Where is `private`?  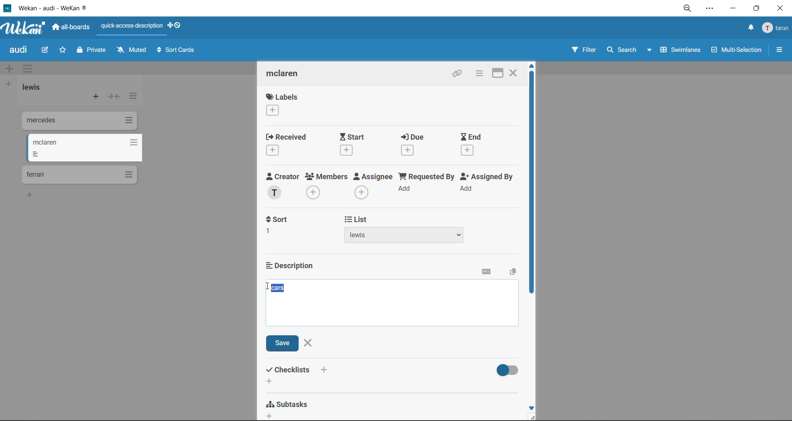 private is located at coordinates (93, 51).